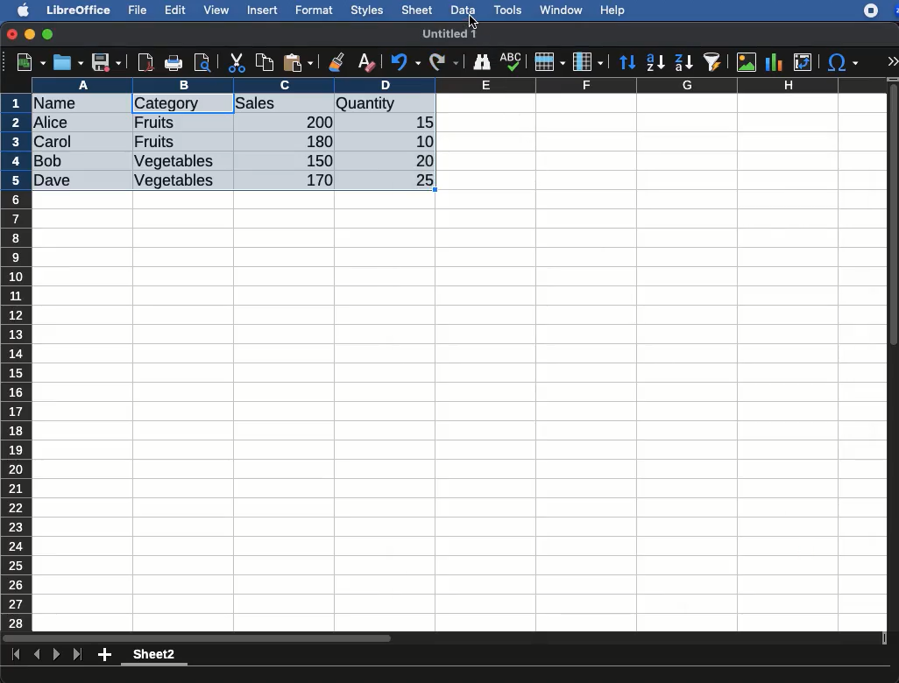 This screenshot has height=683, width=899. I want to click on Vegetables, so click(175, 162).